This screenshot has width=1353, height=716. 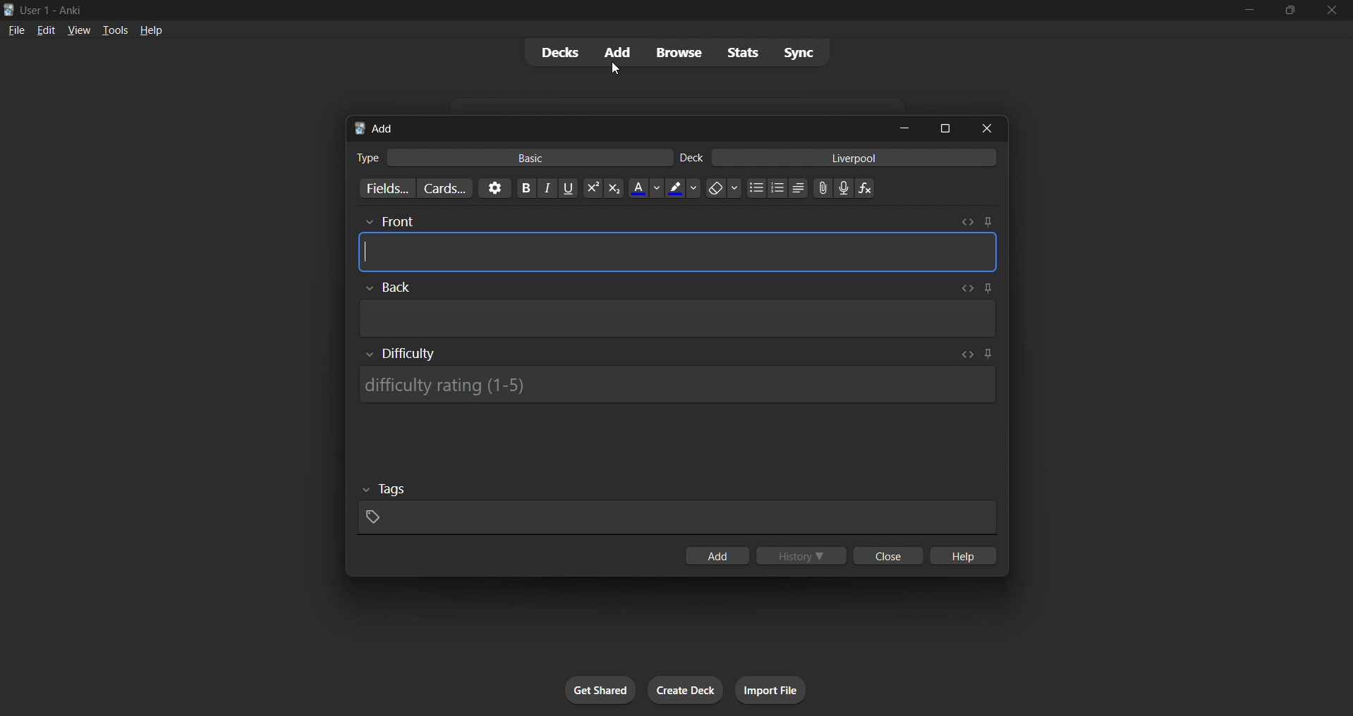 I want to click on close, so click(x=885, y=557).